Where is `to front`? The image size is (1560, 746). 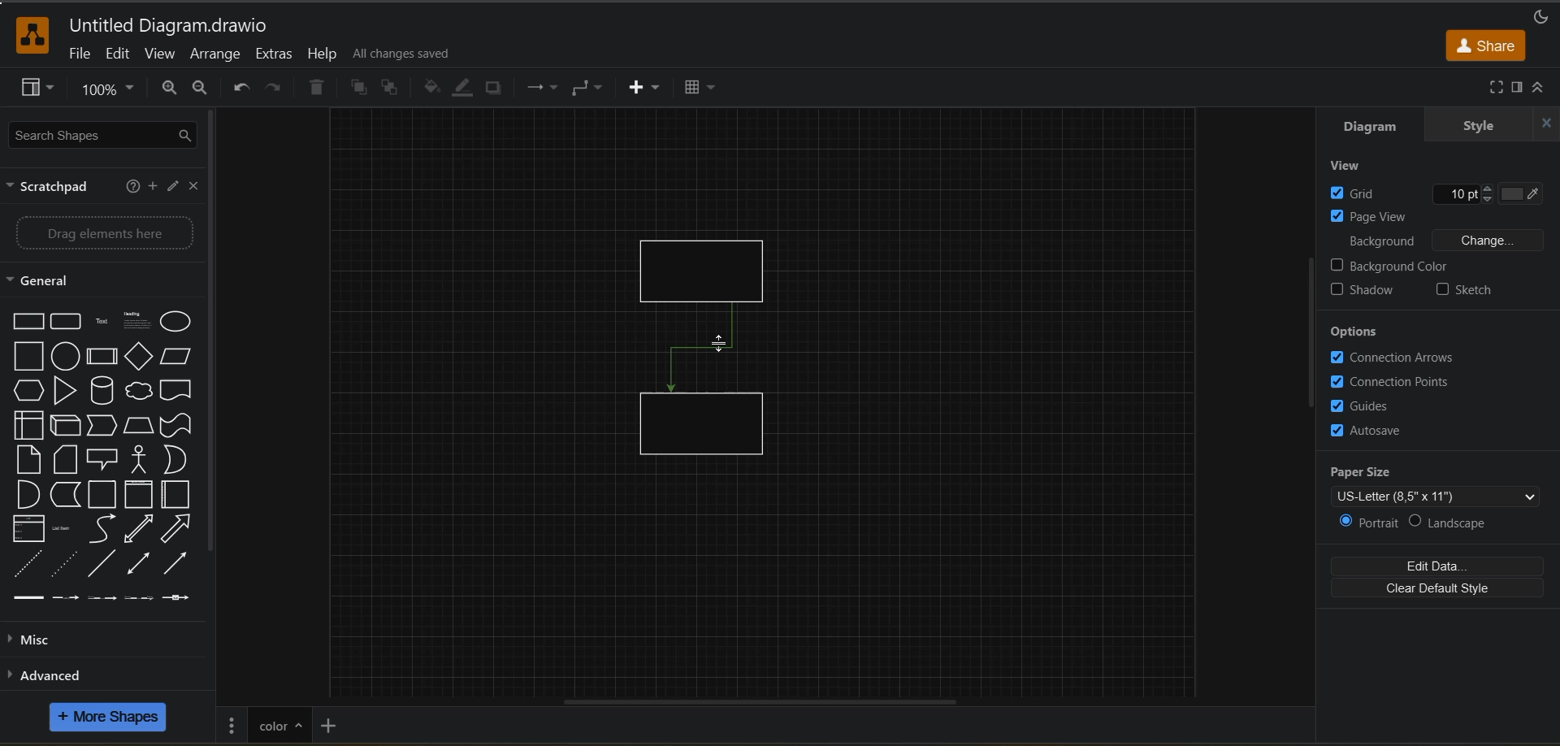 to front is located at coordinates (360, 88).